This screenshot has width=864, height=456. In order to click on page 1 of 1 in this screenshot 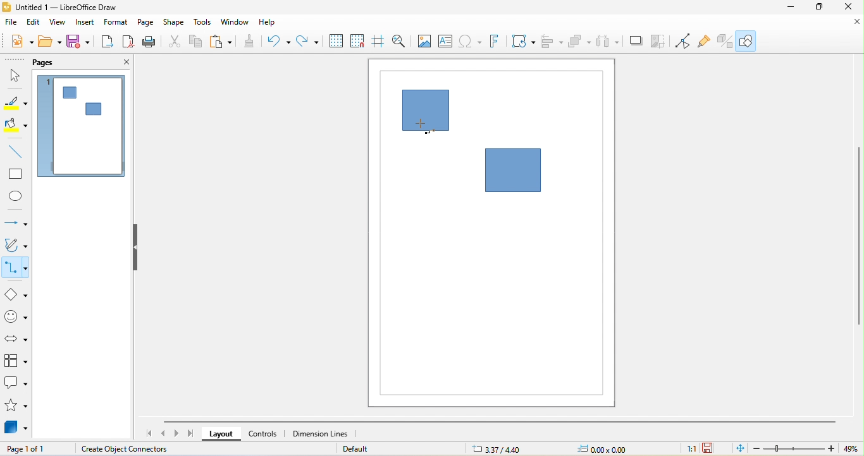, I will do `click(34, 448)`.